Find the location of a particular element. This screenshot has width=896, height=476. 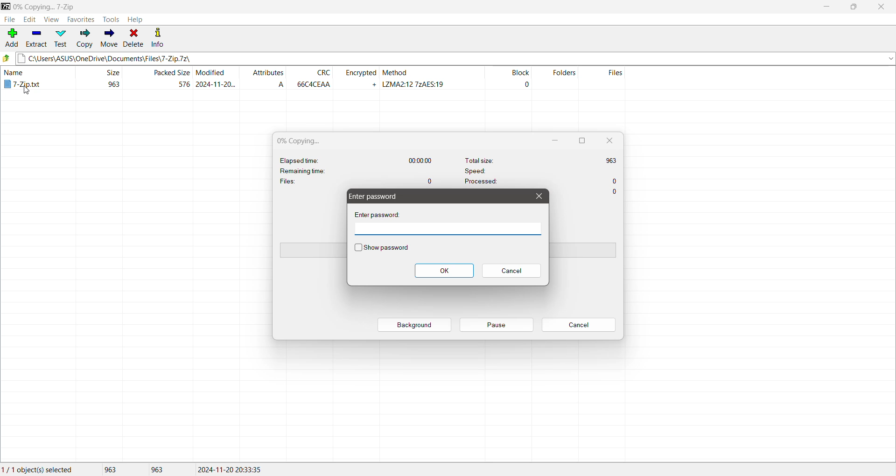

OK is located at coordinates (444, 270).